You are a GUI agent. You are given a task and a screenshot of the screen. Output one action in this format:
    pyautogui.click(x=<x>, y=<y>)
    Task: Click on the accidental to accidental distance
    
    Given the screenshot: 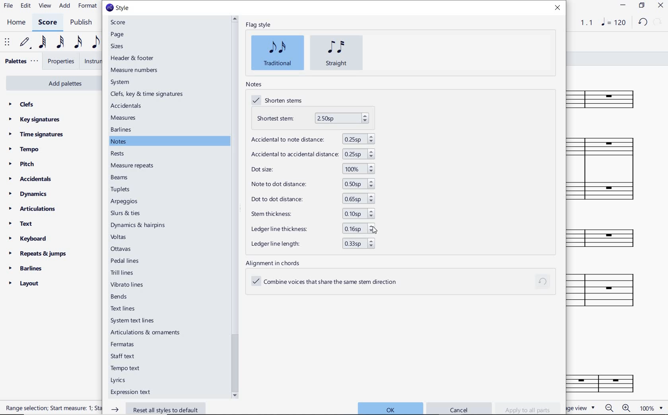 What is the action you would take?
    pyautogui.click(x=312, y=154)
    